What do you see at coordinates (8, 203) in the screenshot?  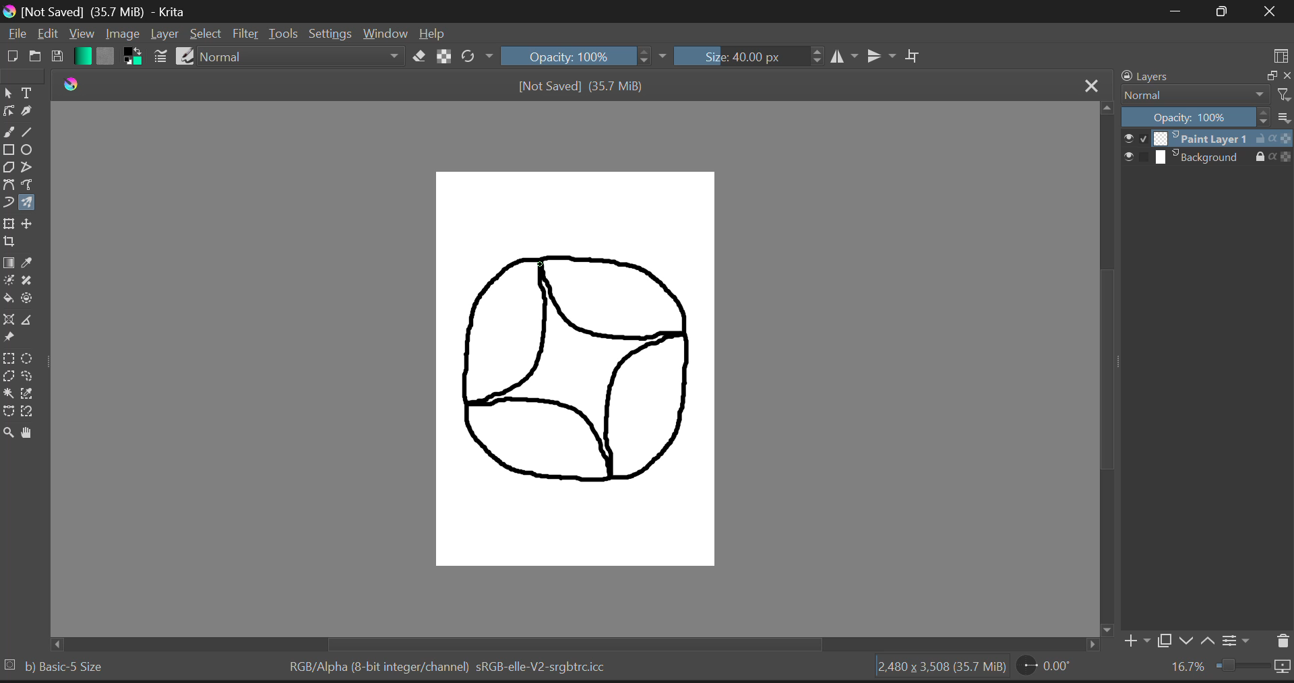 I see `Dynamic Brush` at bounding box center [8, 203].